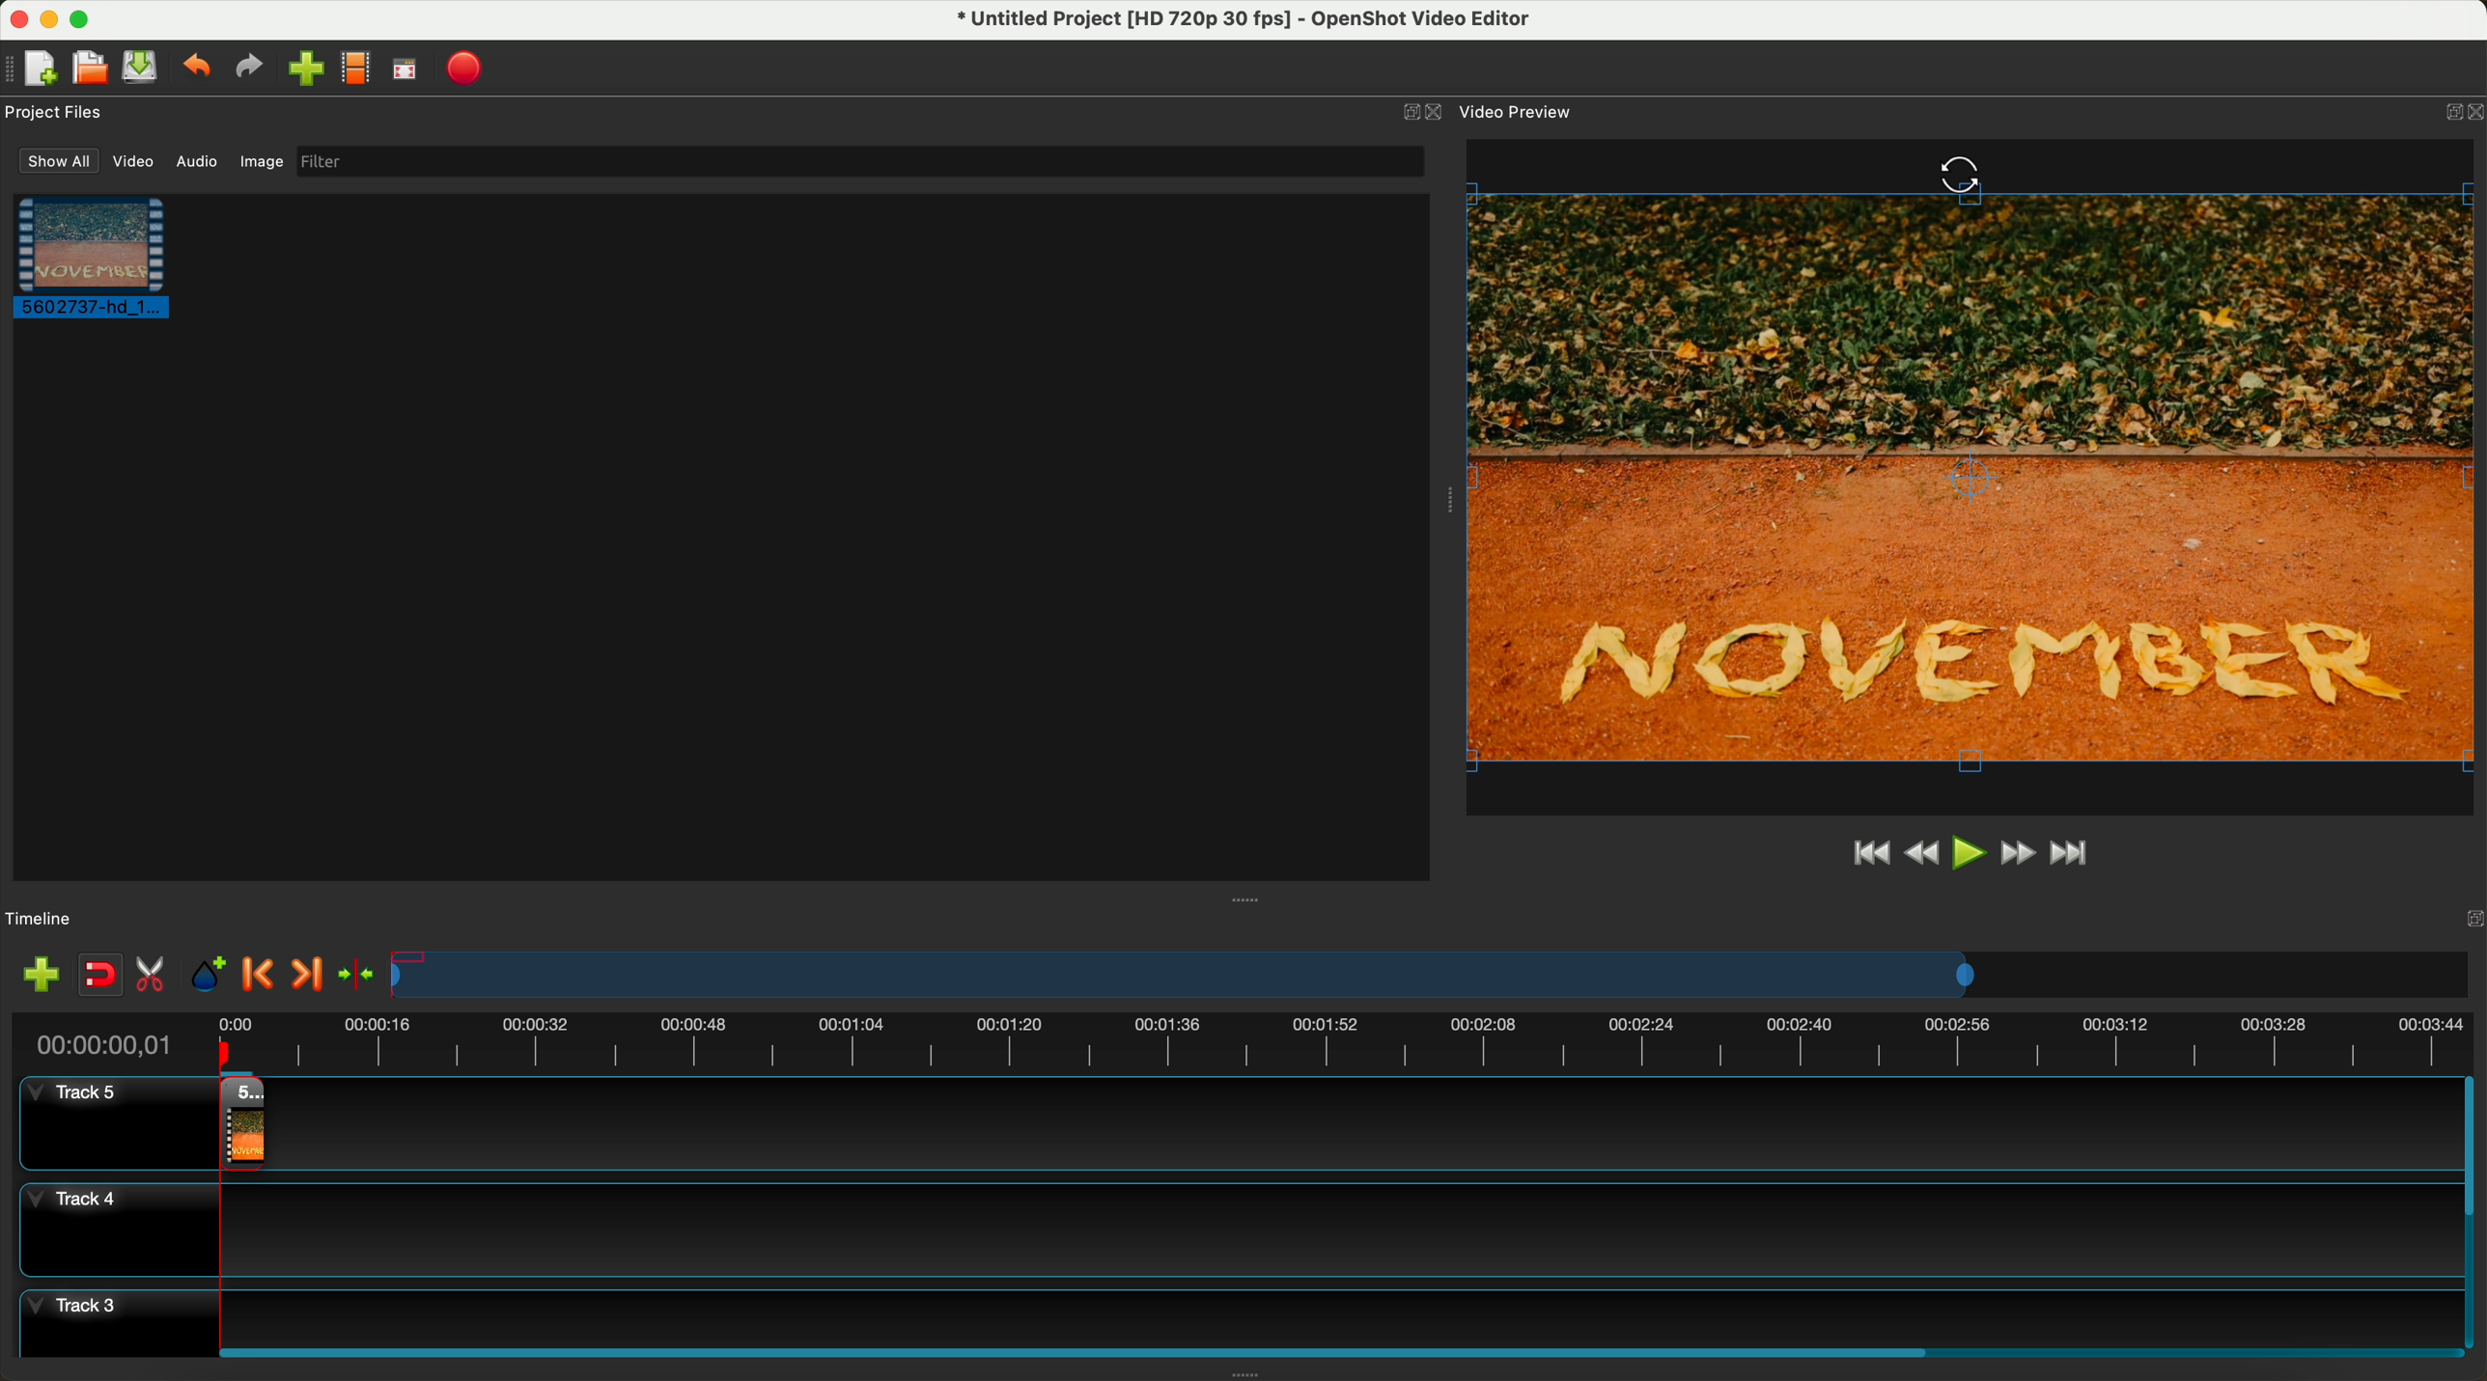 The width and height of the screenshot is (2487, 1381). Describe the element at coordinates (238, 1123) in the screenshot. I see `drag video to track 4` at that location.